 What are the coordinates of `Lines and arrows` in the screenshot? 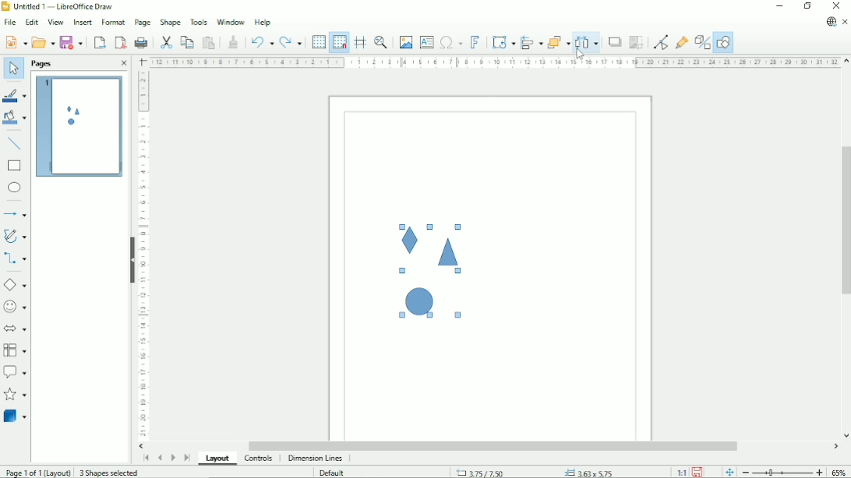 It's located at (16, 214).